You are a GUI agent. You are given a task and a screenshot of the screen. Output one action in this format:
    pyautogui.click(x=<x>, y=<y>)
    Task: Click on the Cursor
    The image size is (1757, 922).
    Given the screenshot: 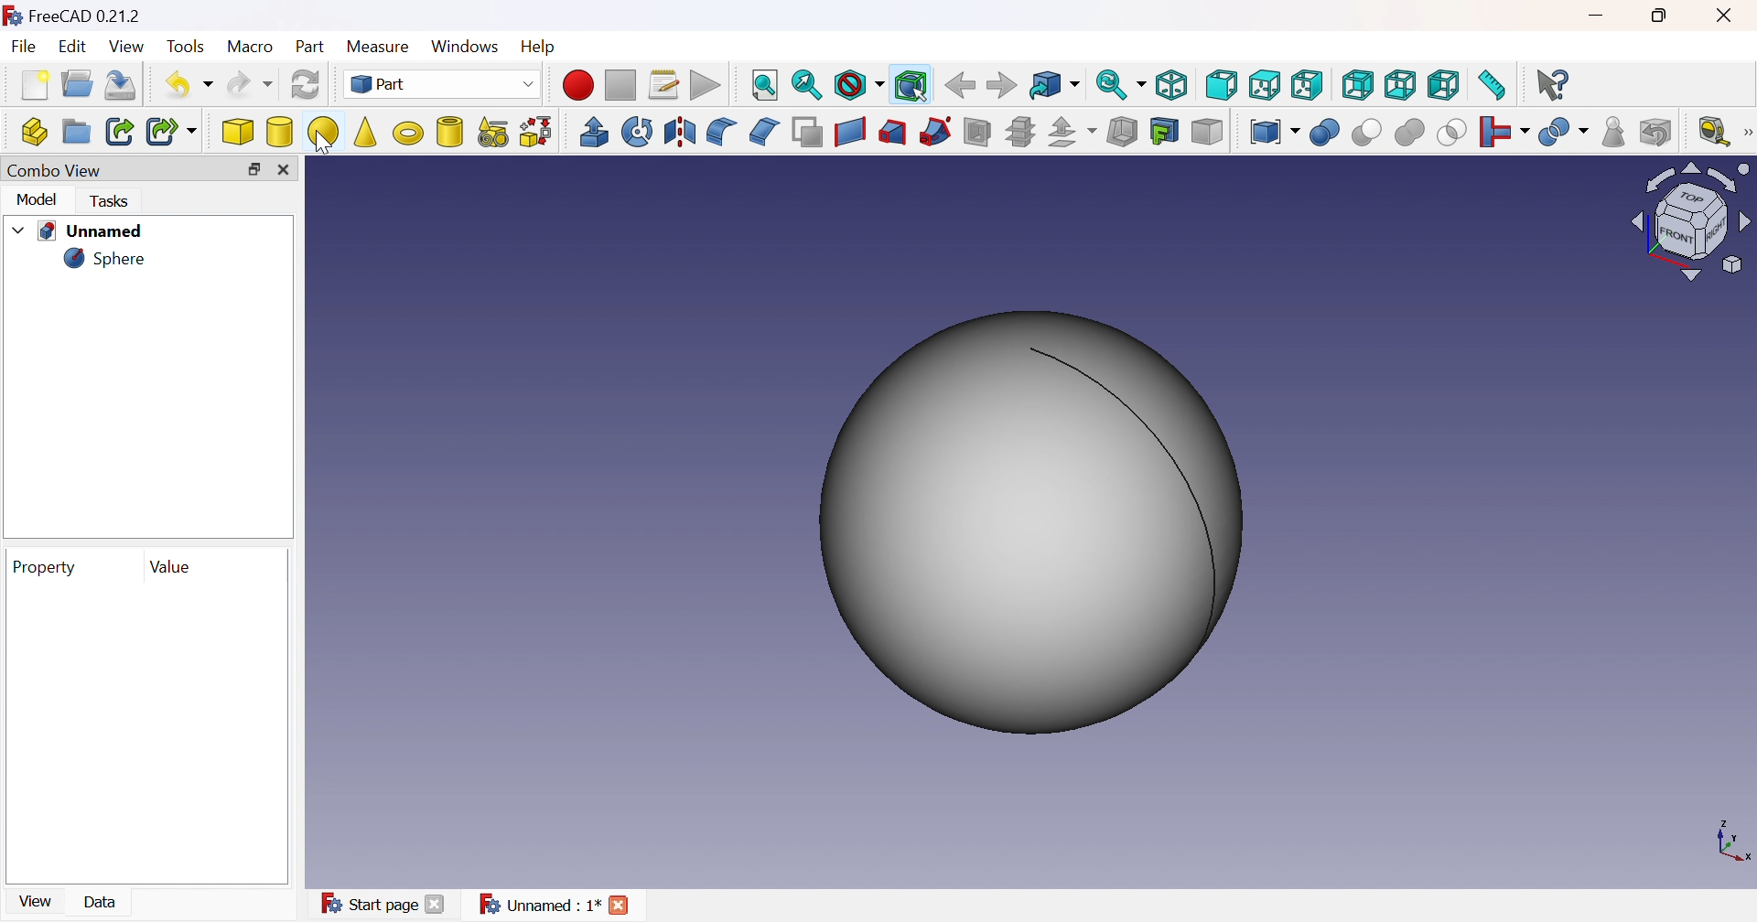 What is the action you would take?
    pyautogui.click(x=323, y=141)
    